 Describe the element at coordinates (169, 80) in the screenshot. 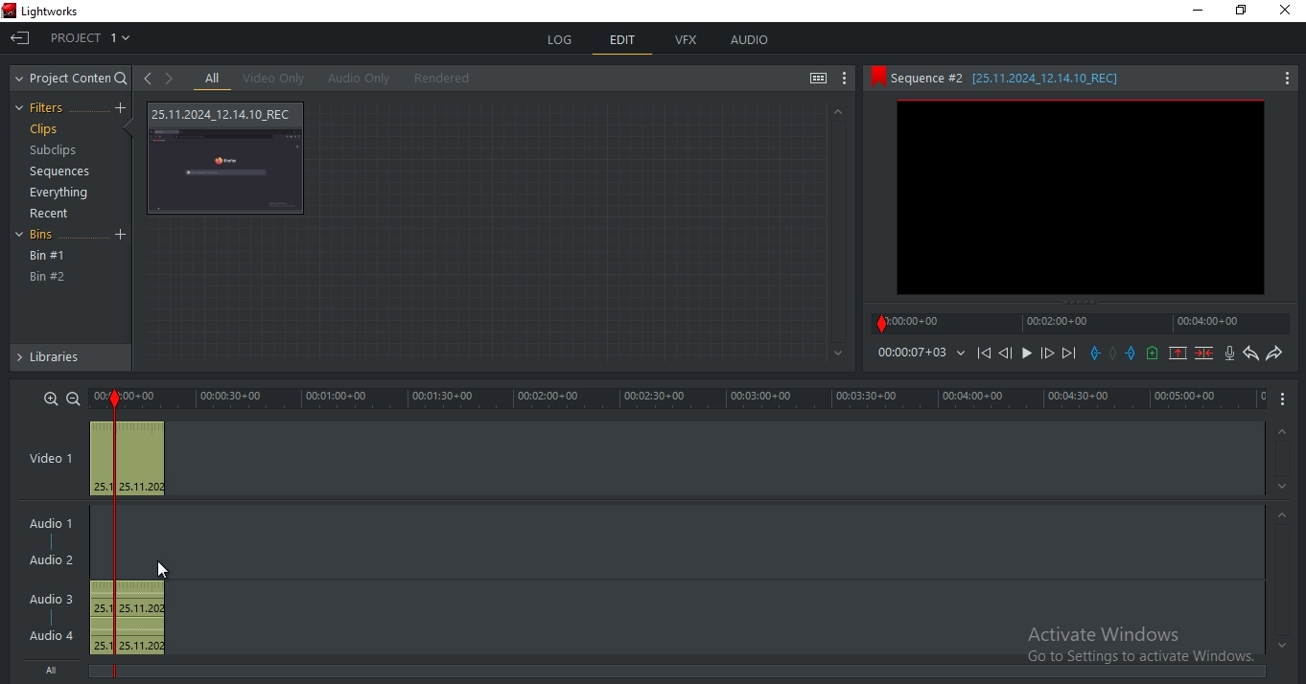

I see `` at that location.